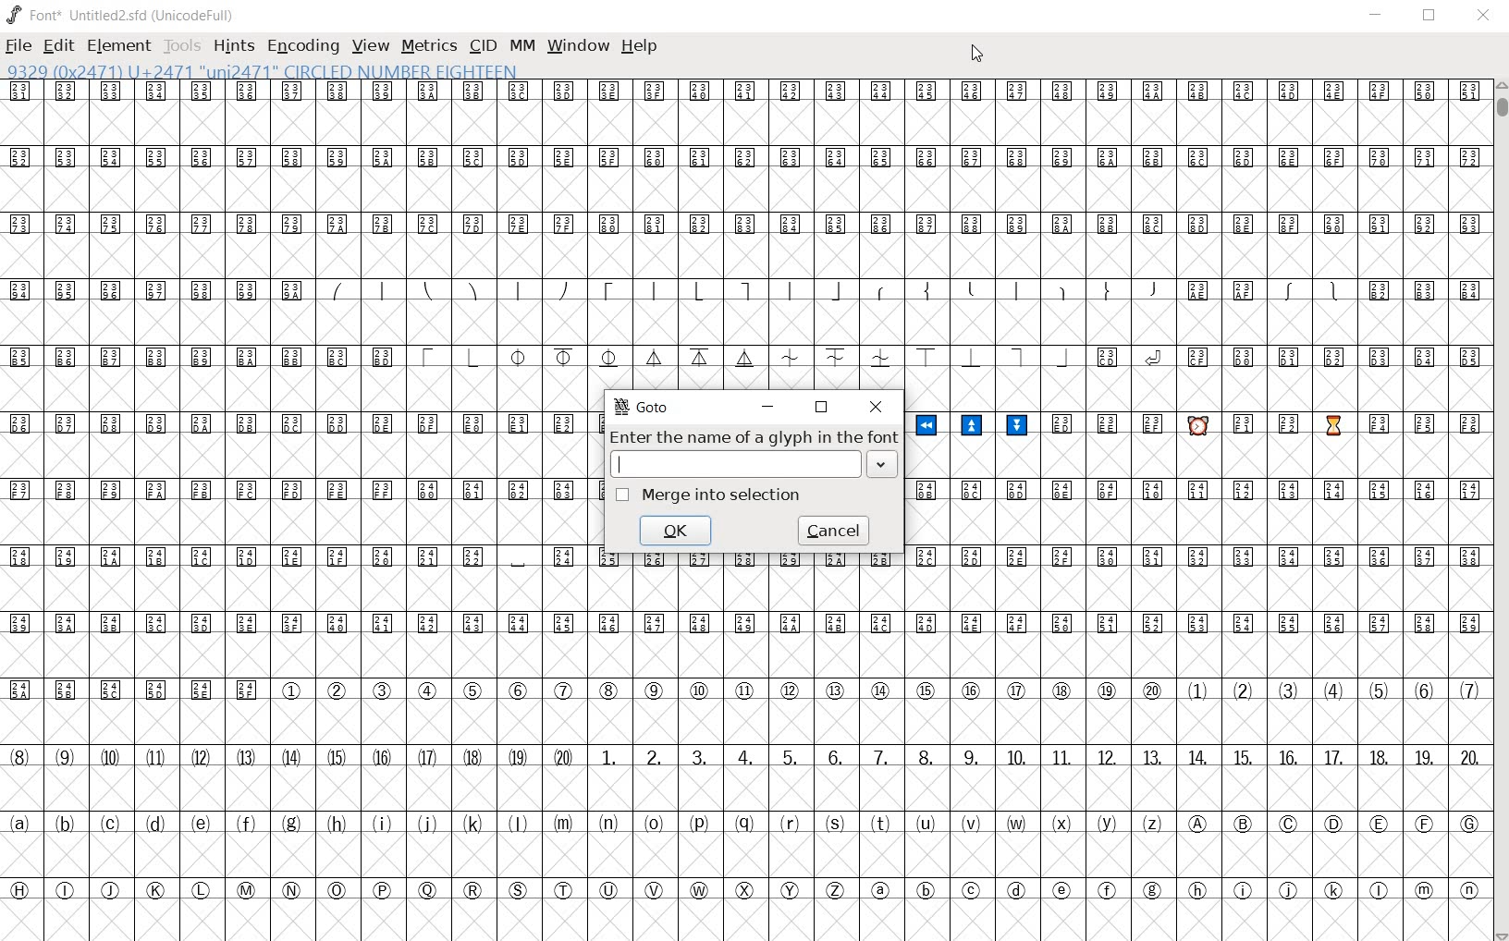 Image resolution: width=1509 pixels, height=941 pixels. I want to click on Merge into selection, so click(709, 495).